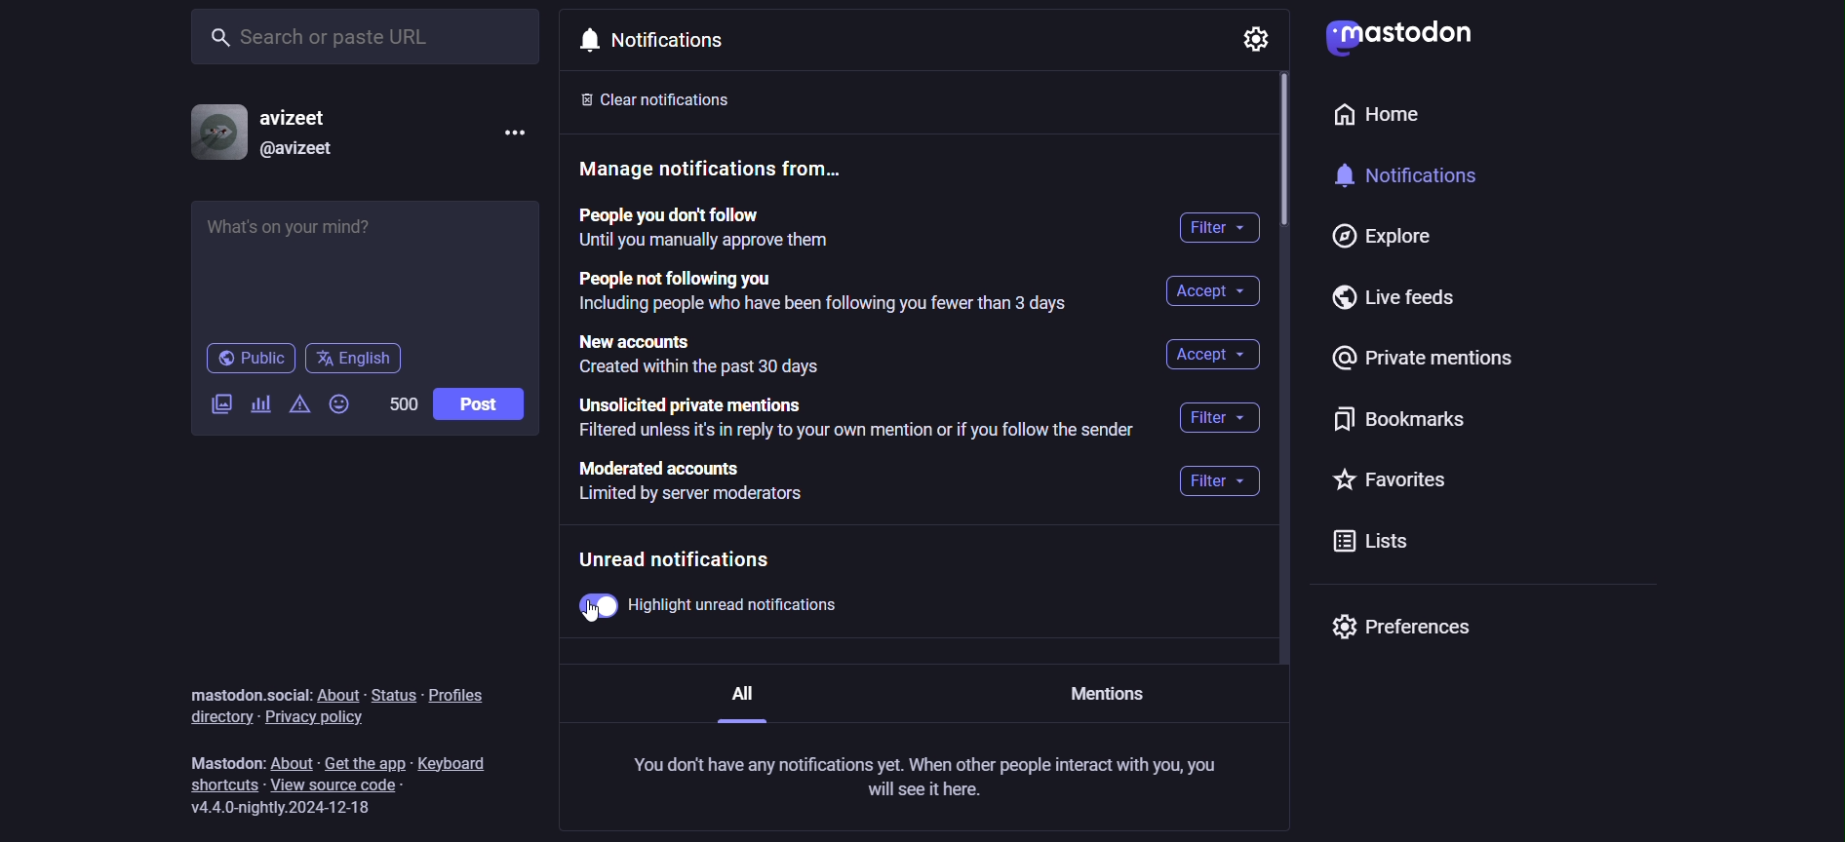  What do you see at coordinates (399, 402) in the screenshot?
I see `word limit` at bounding box center [399, 402].